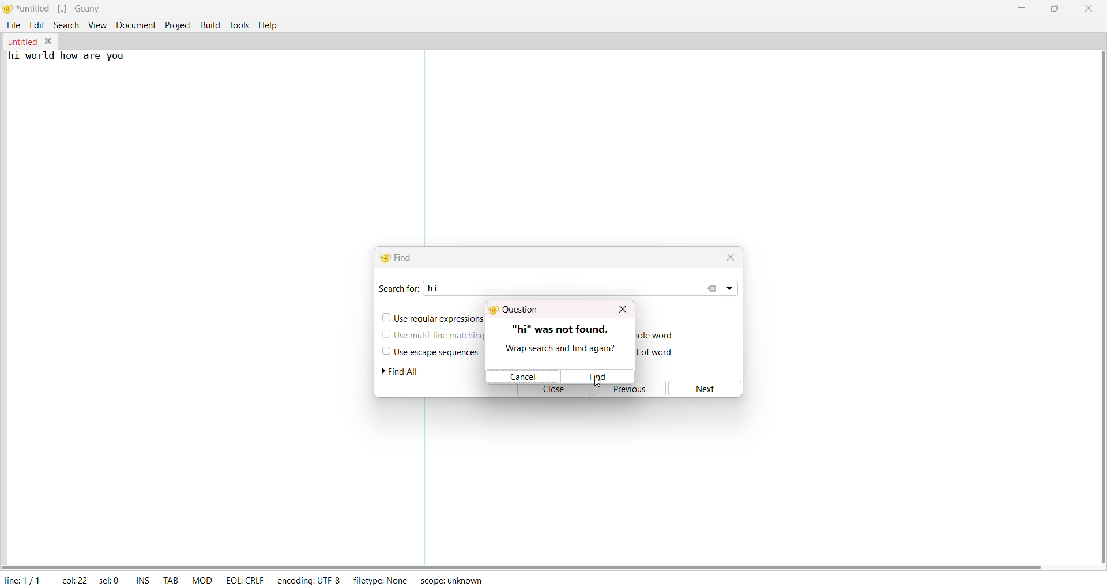 The image size is (1107, 587). What do you see at coordinates (178, 25) in the screenshot?
I see `project` at bounding box center [178, 25].